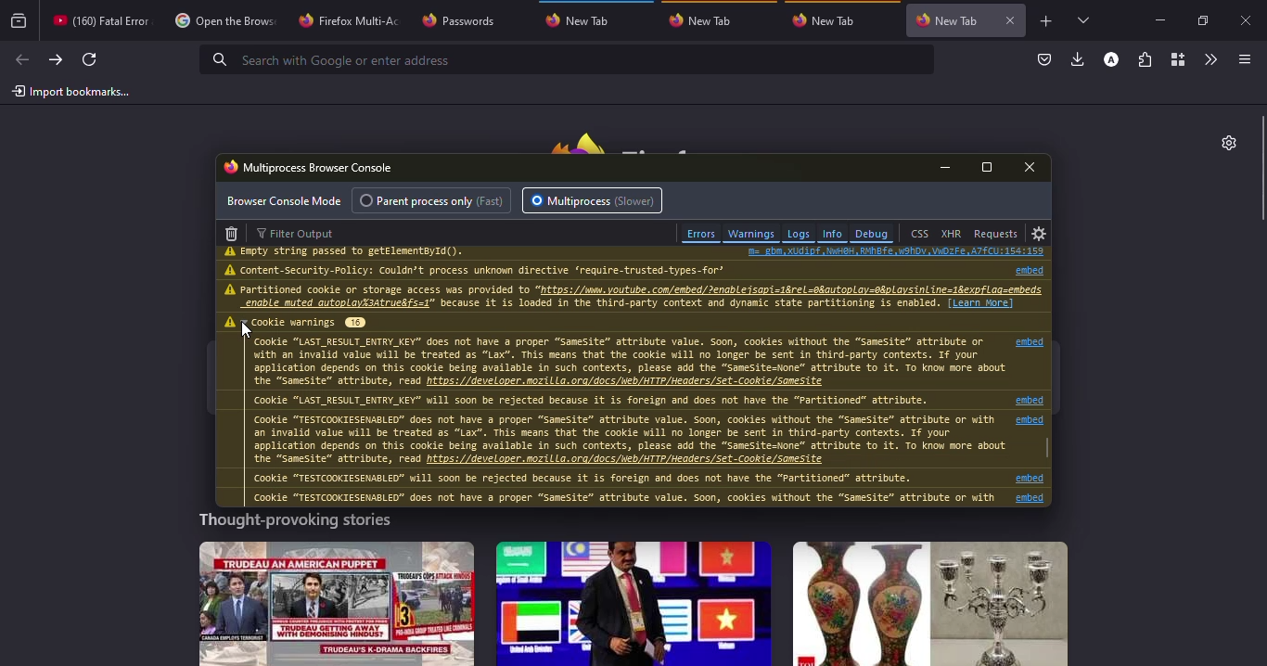 This screenshot has width=1267, height=666. What do you see at coordinates (1077, 60) in the screenshot?
I see `downloads` at bounding box center [1077, 60].